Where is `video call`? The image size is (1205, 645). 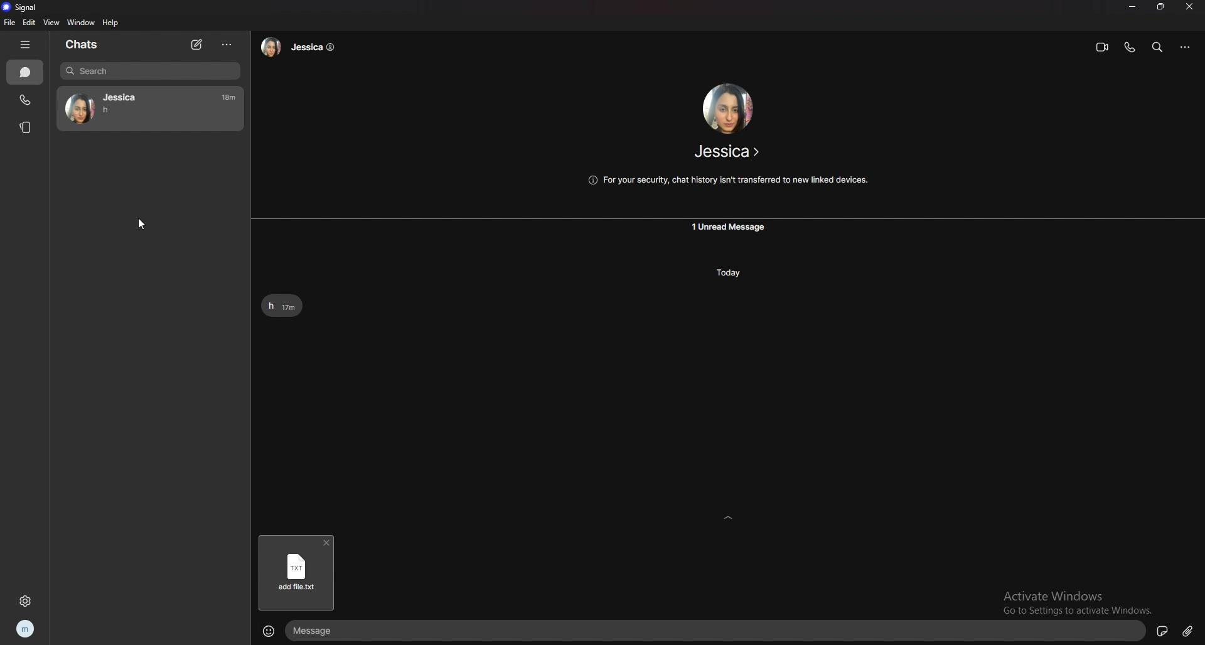
video call is located at coordinates (1103, 48).